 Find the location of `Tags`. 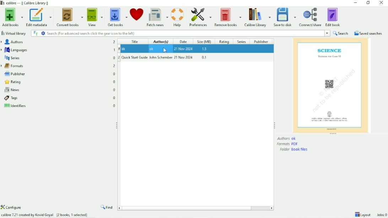

Tags is located at coordinates (59, 98).